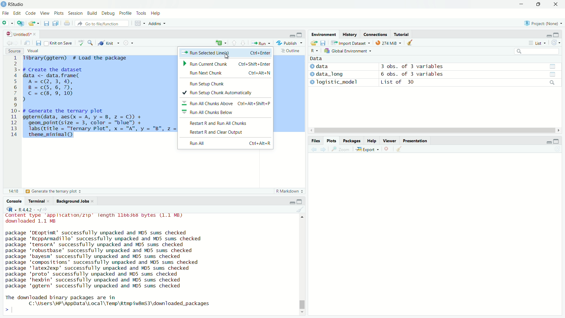 This screenshot has width=565, height=318. Describe the element at coordinates (546, 35) in the screenshot. I see `minimise` at that location.